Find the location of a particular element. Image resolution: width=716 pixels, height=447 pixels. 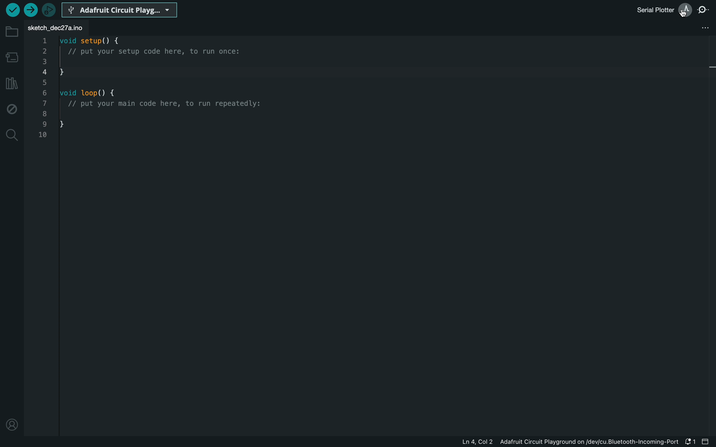

serial monitor is located at coordinates (704, 9).